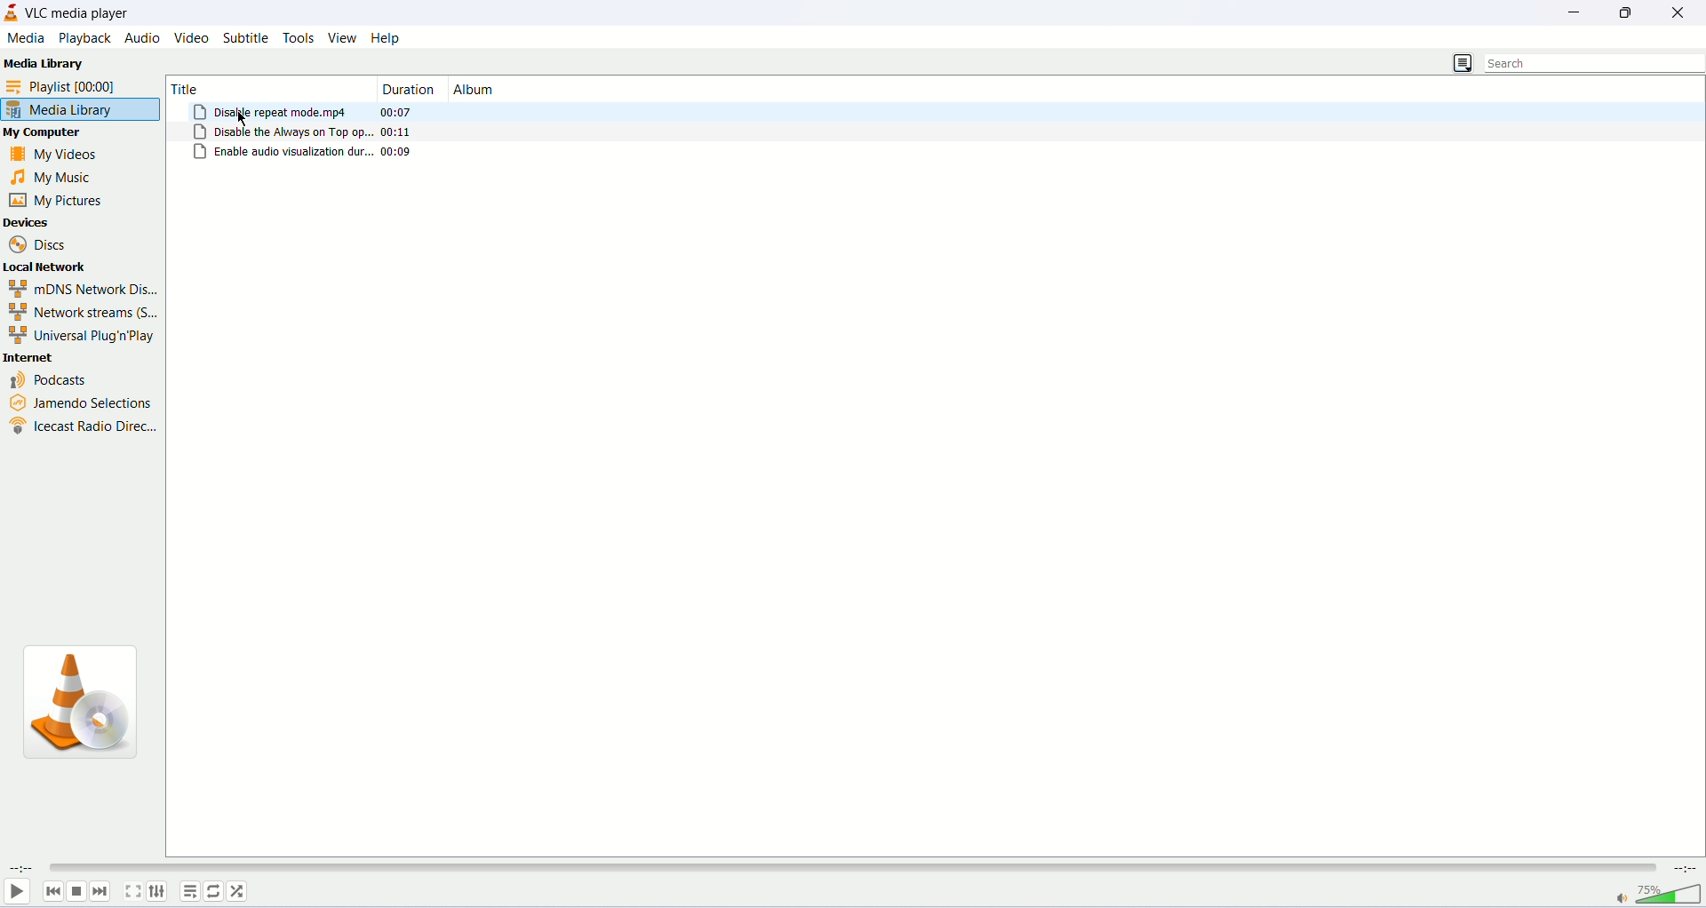 This screenshot has height=908, width=1706. What do you see at coordinates (1683, 868) in the screenshot?
I see `remaining time` at bounding box center [1683, 868].